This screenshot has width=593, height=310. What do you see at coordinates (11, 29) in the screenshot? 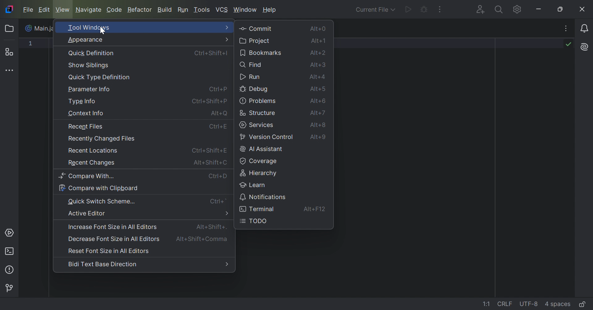
I see `Project` at bounding box center [11, 29].